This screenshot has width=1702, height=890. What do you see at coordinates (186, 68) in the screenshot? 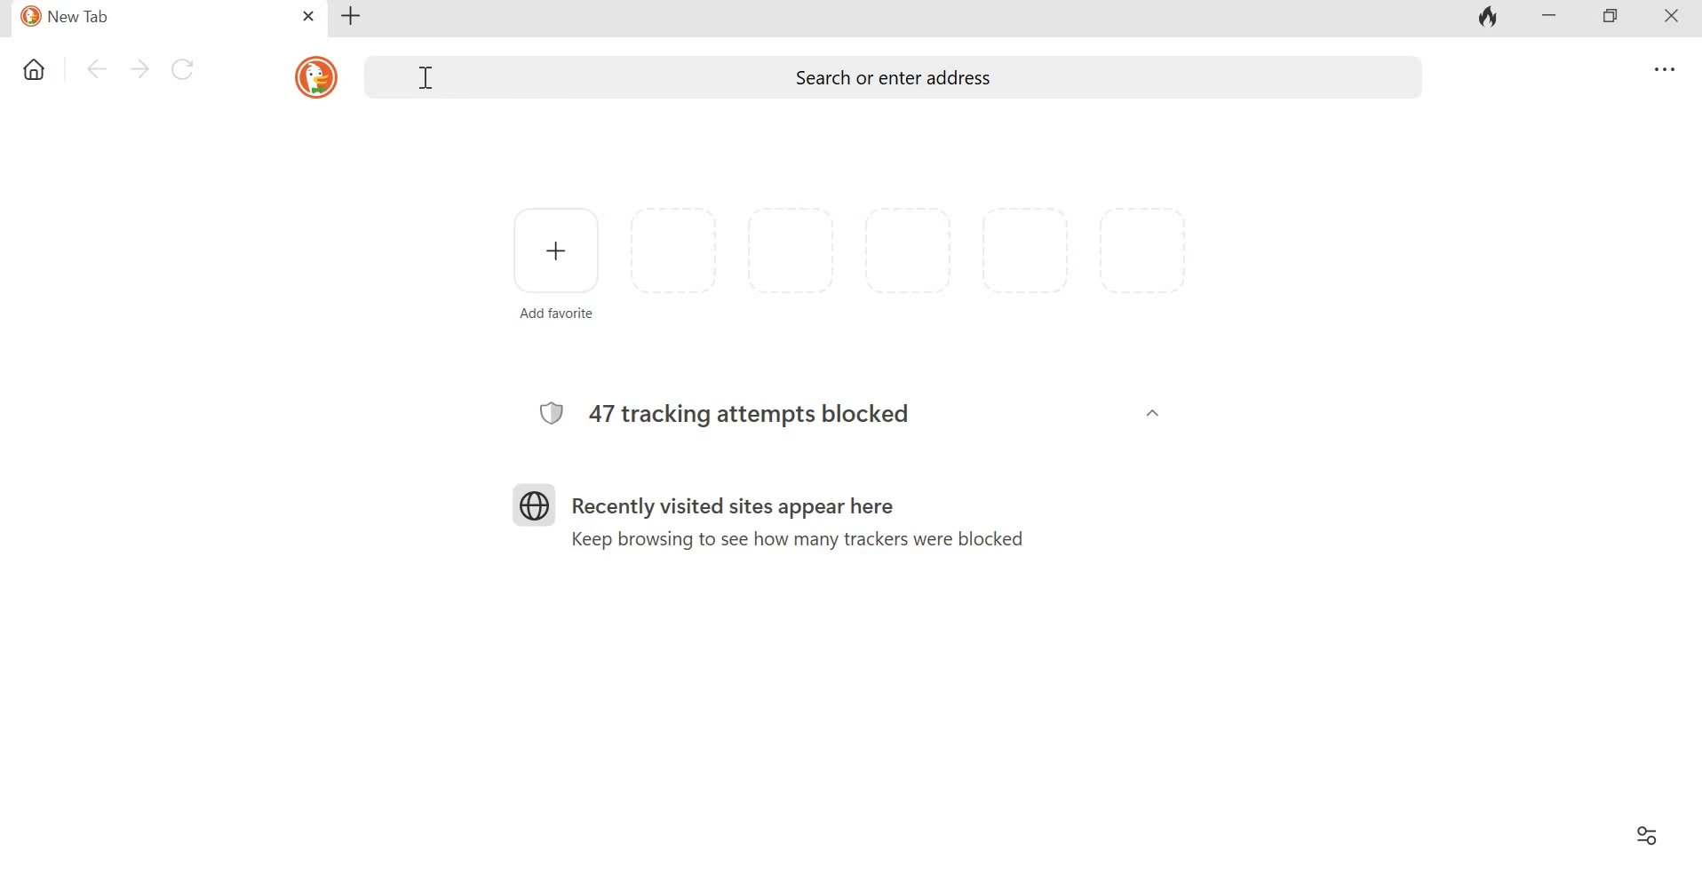
I see `Reload this page` at bounding box center [186, 68].